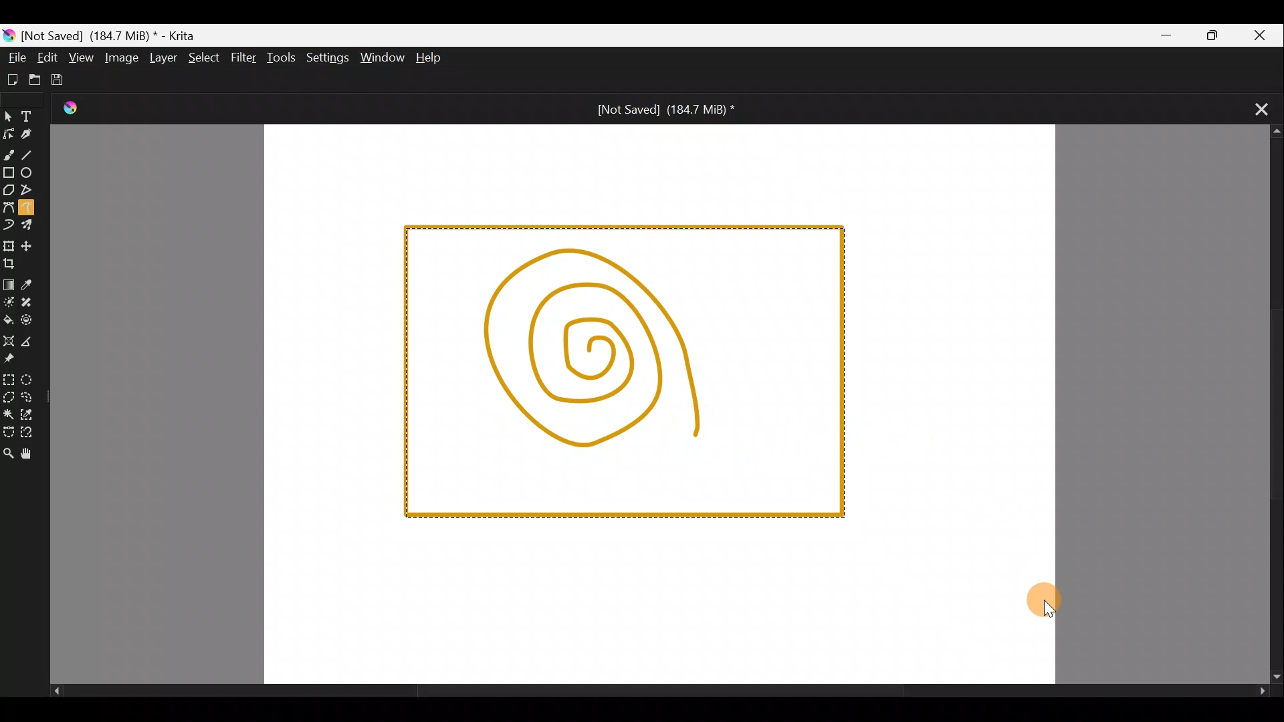 This screenshot has width=1284, height=722. Describe the element at coordinates (9, 115) in the screenshot. I see `Select shapes` at that location.